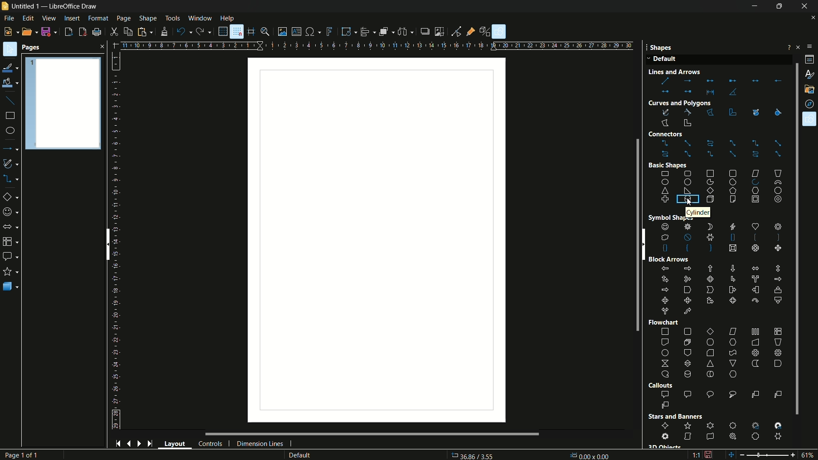  What do you see at coordinates (129, 445) in the screenshot?
I see `previous page` at bounding box center [129, 445].